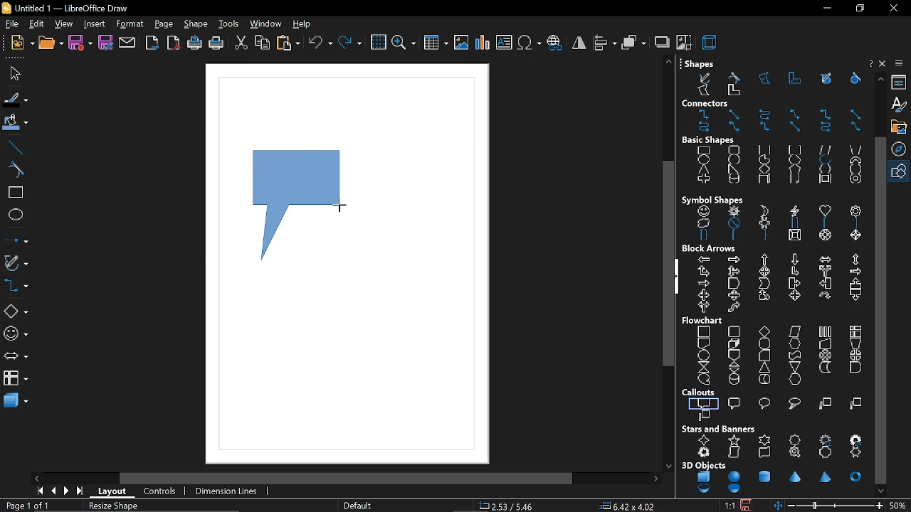 Image resolution: width=911 pixels, height=512 pixels. I want to click on callout, so click(291, 206).